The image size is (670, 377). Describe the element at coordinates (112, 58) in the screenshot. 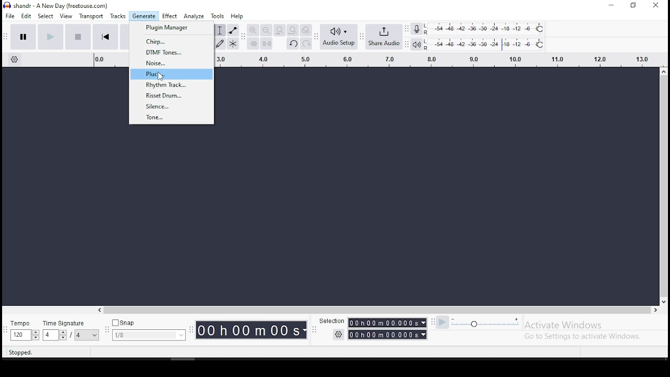

I see `timeline` at that location.